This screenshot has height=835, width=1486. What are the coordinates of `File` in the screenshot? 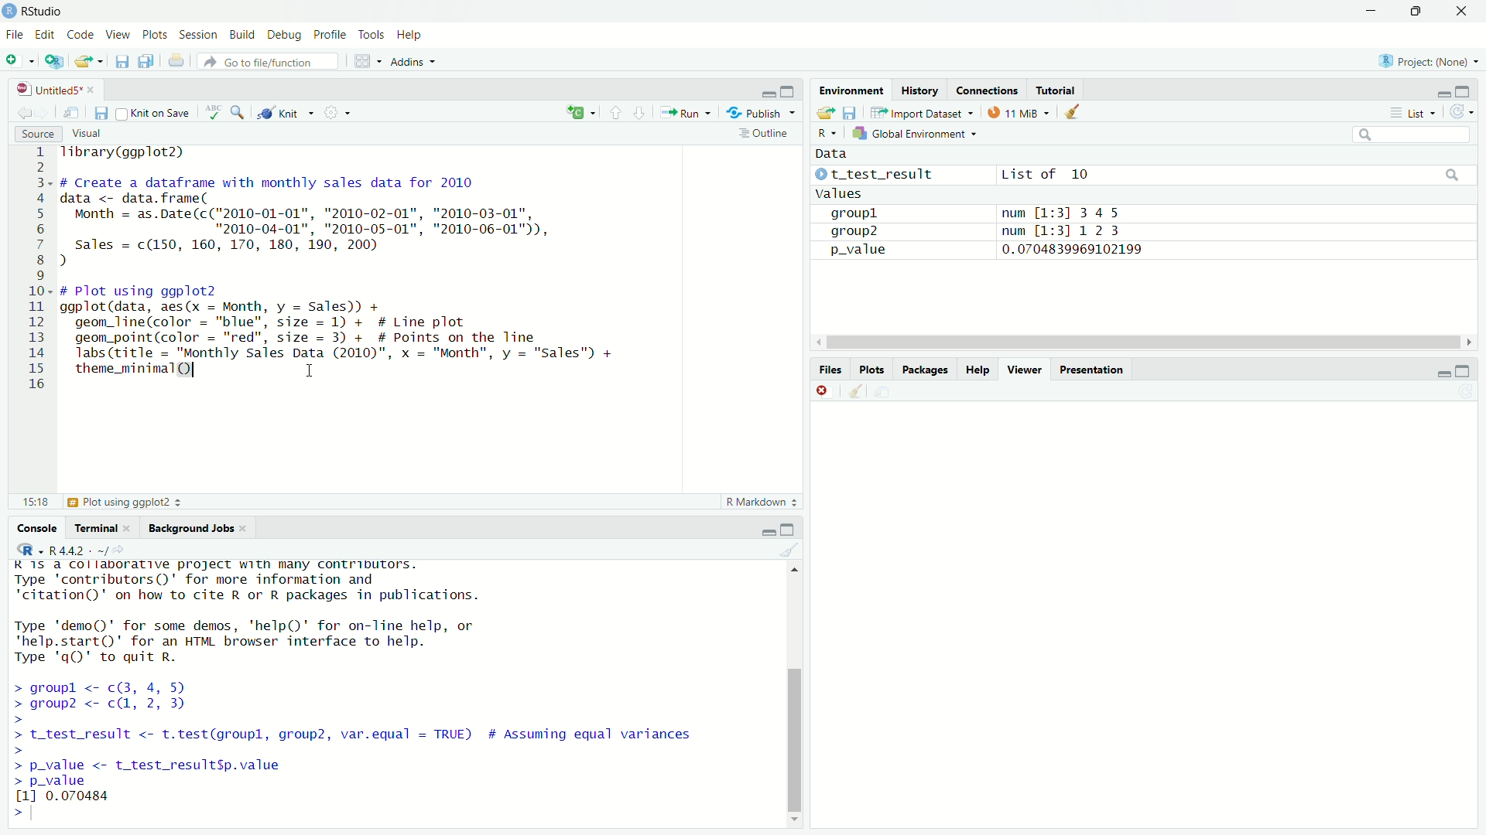 It's located at (14, 32).